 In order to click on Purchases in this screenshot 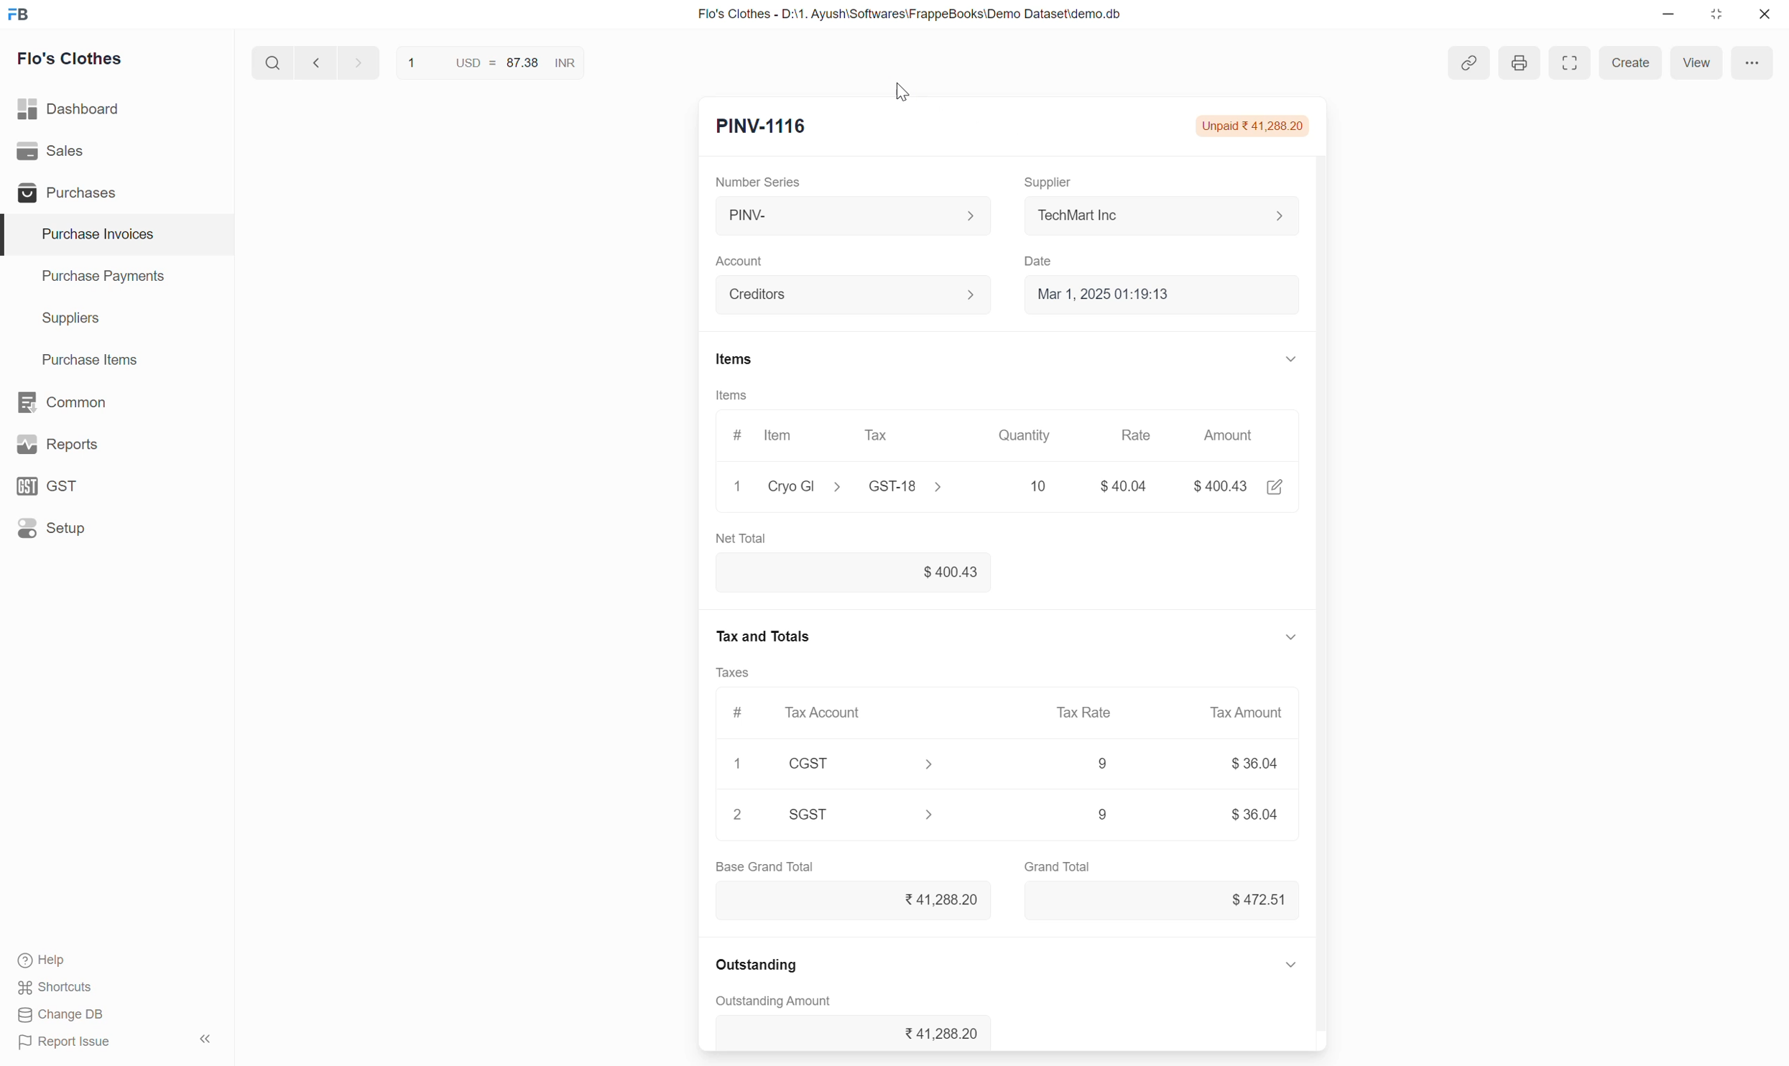, I will do `click(64, 193)`.